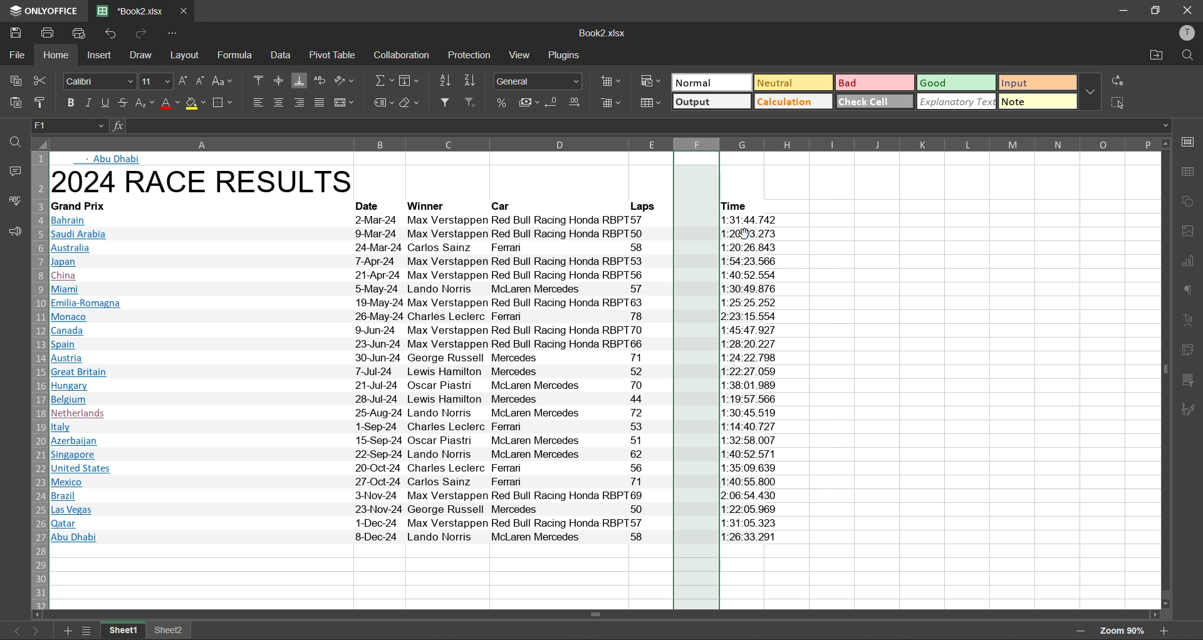 This screenshot has height=640, width=1203. I want to click on layout, so click(184, 55).